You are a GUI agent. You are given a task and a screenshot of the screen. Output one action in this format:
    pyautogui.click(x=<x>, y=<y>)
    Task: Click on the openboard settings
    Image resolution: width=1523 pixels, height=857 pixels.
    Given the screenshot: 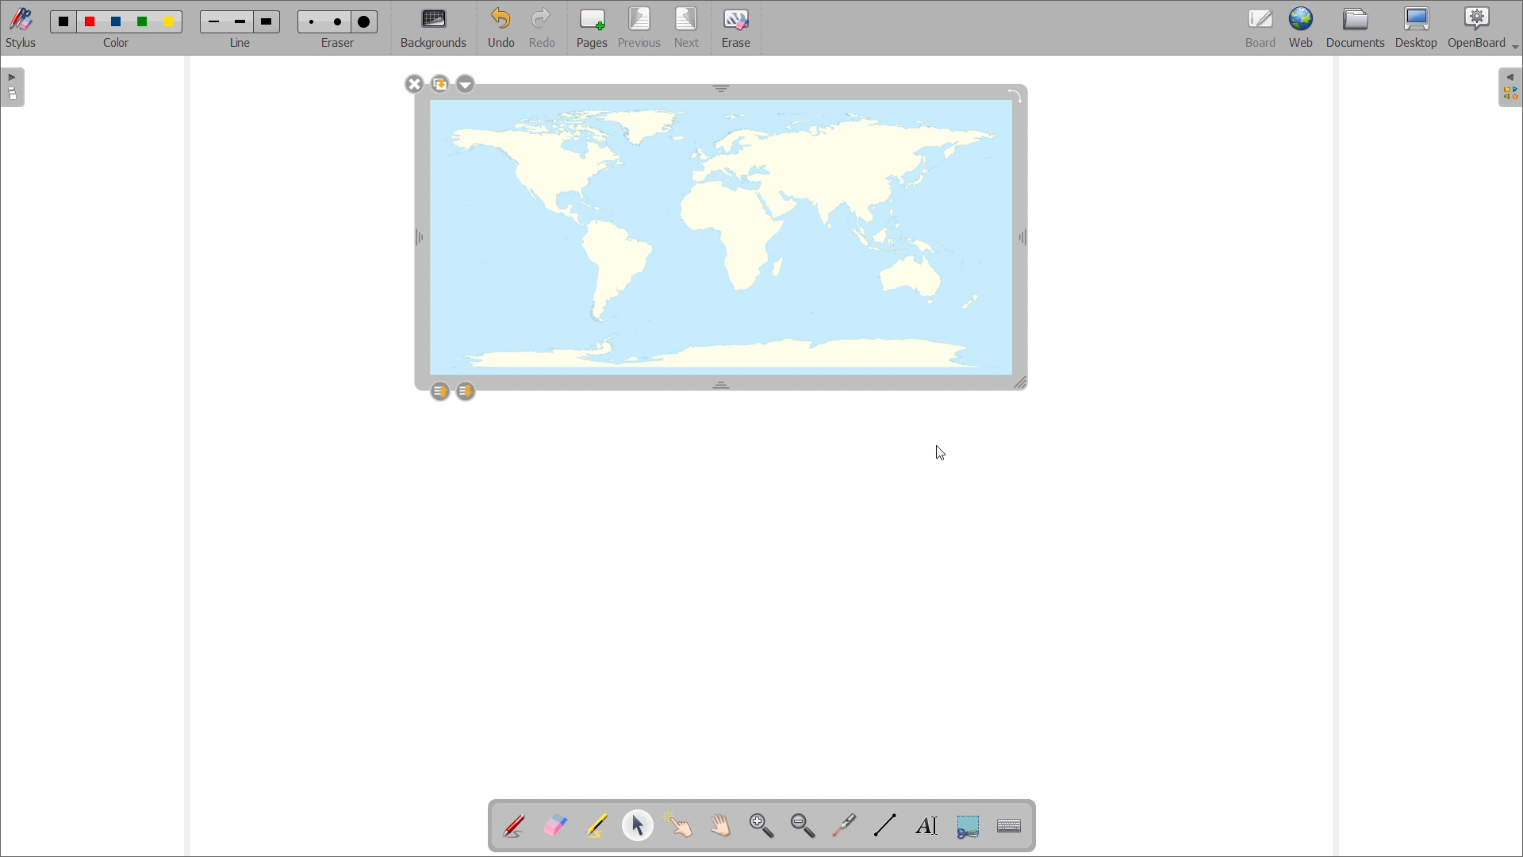 What is the action you would take?
    pyautogui.click(x=1483, y=28)
    